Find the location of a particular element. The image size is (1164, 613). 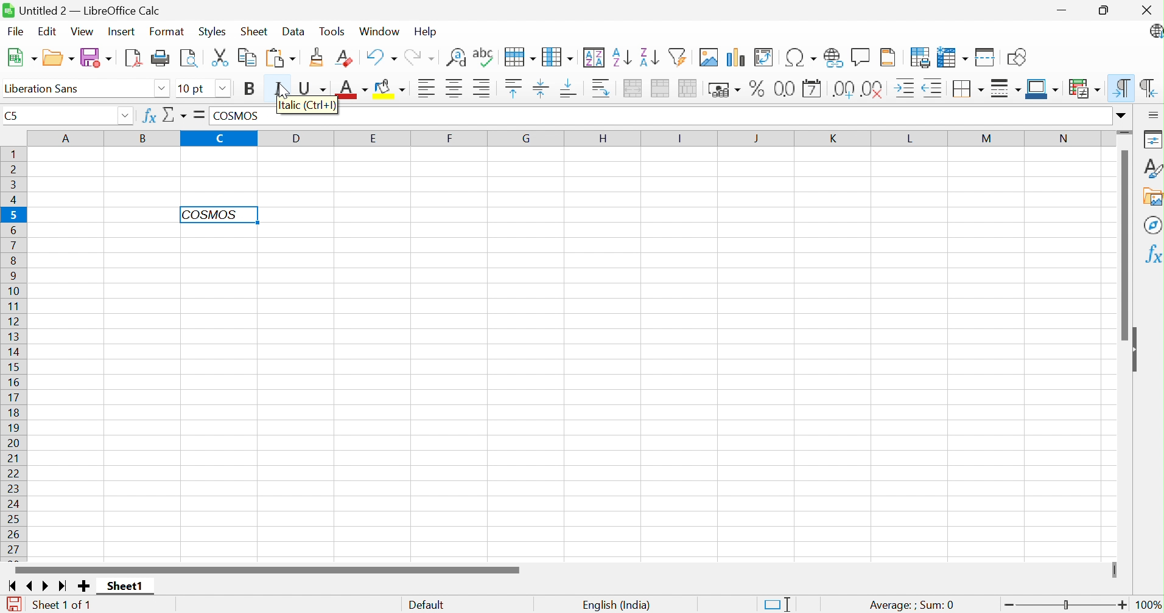

Insert comment is located at coordinates (859, 57).